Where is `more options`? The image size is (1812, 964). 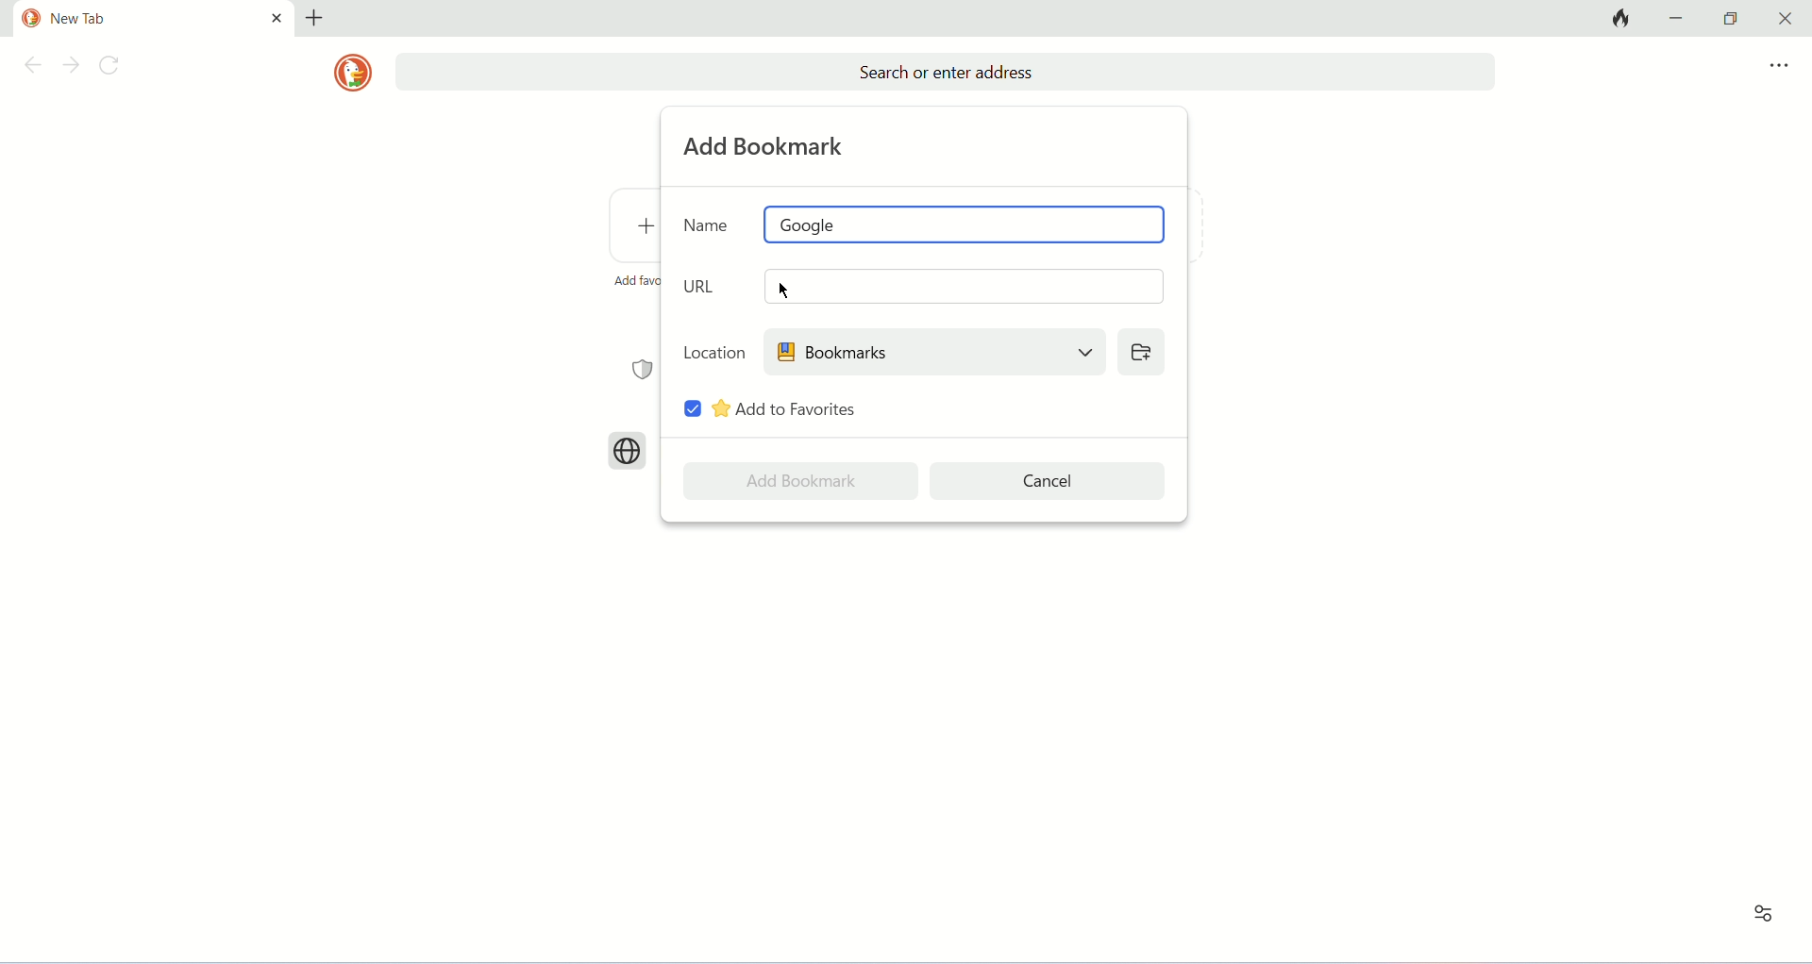
more options is located at coordinates (1779, 66).